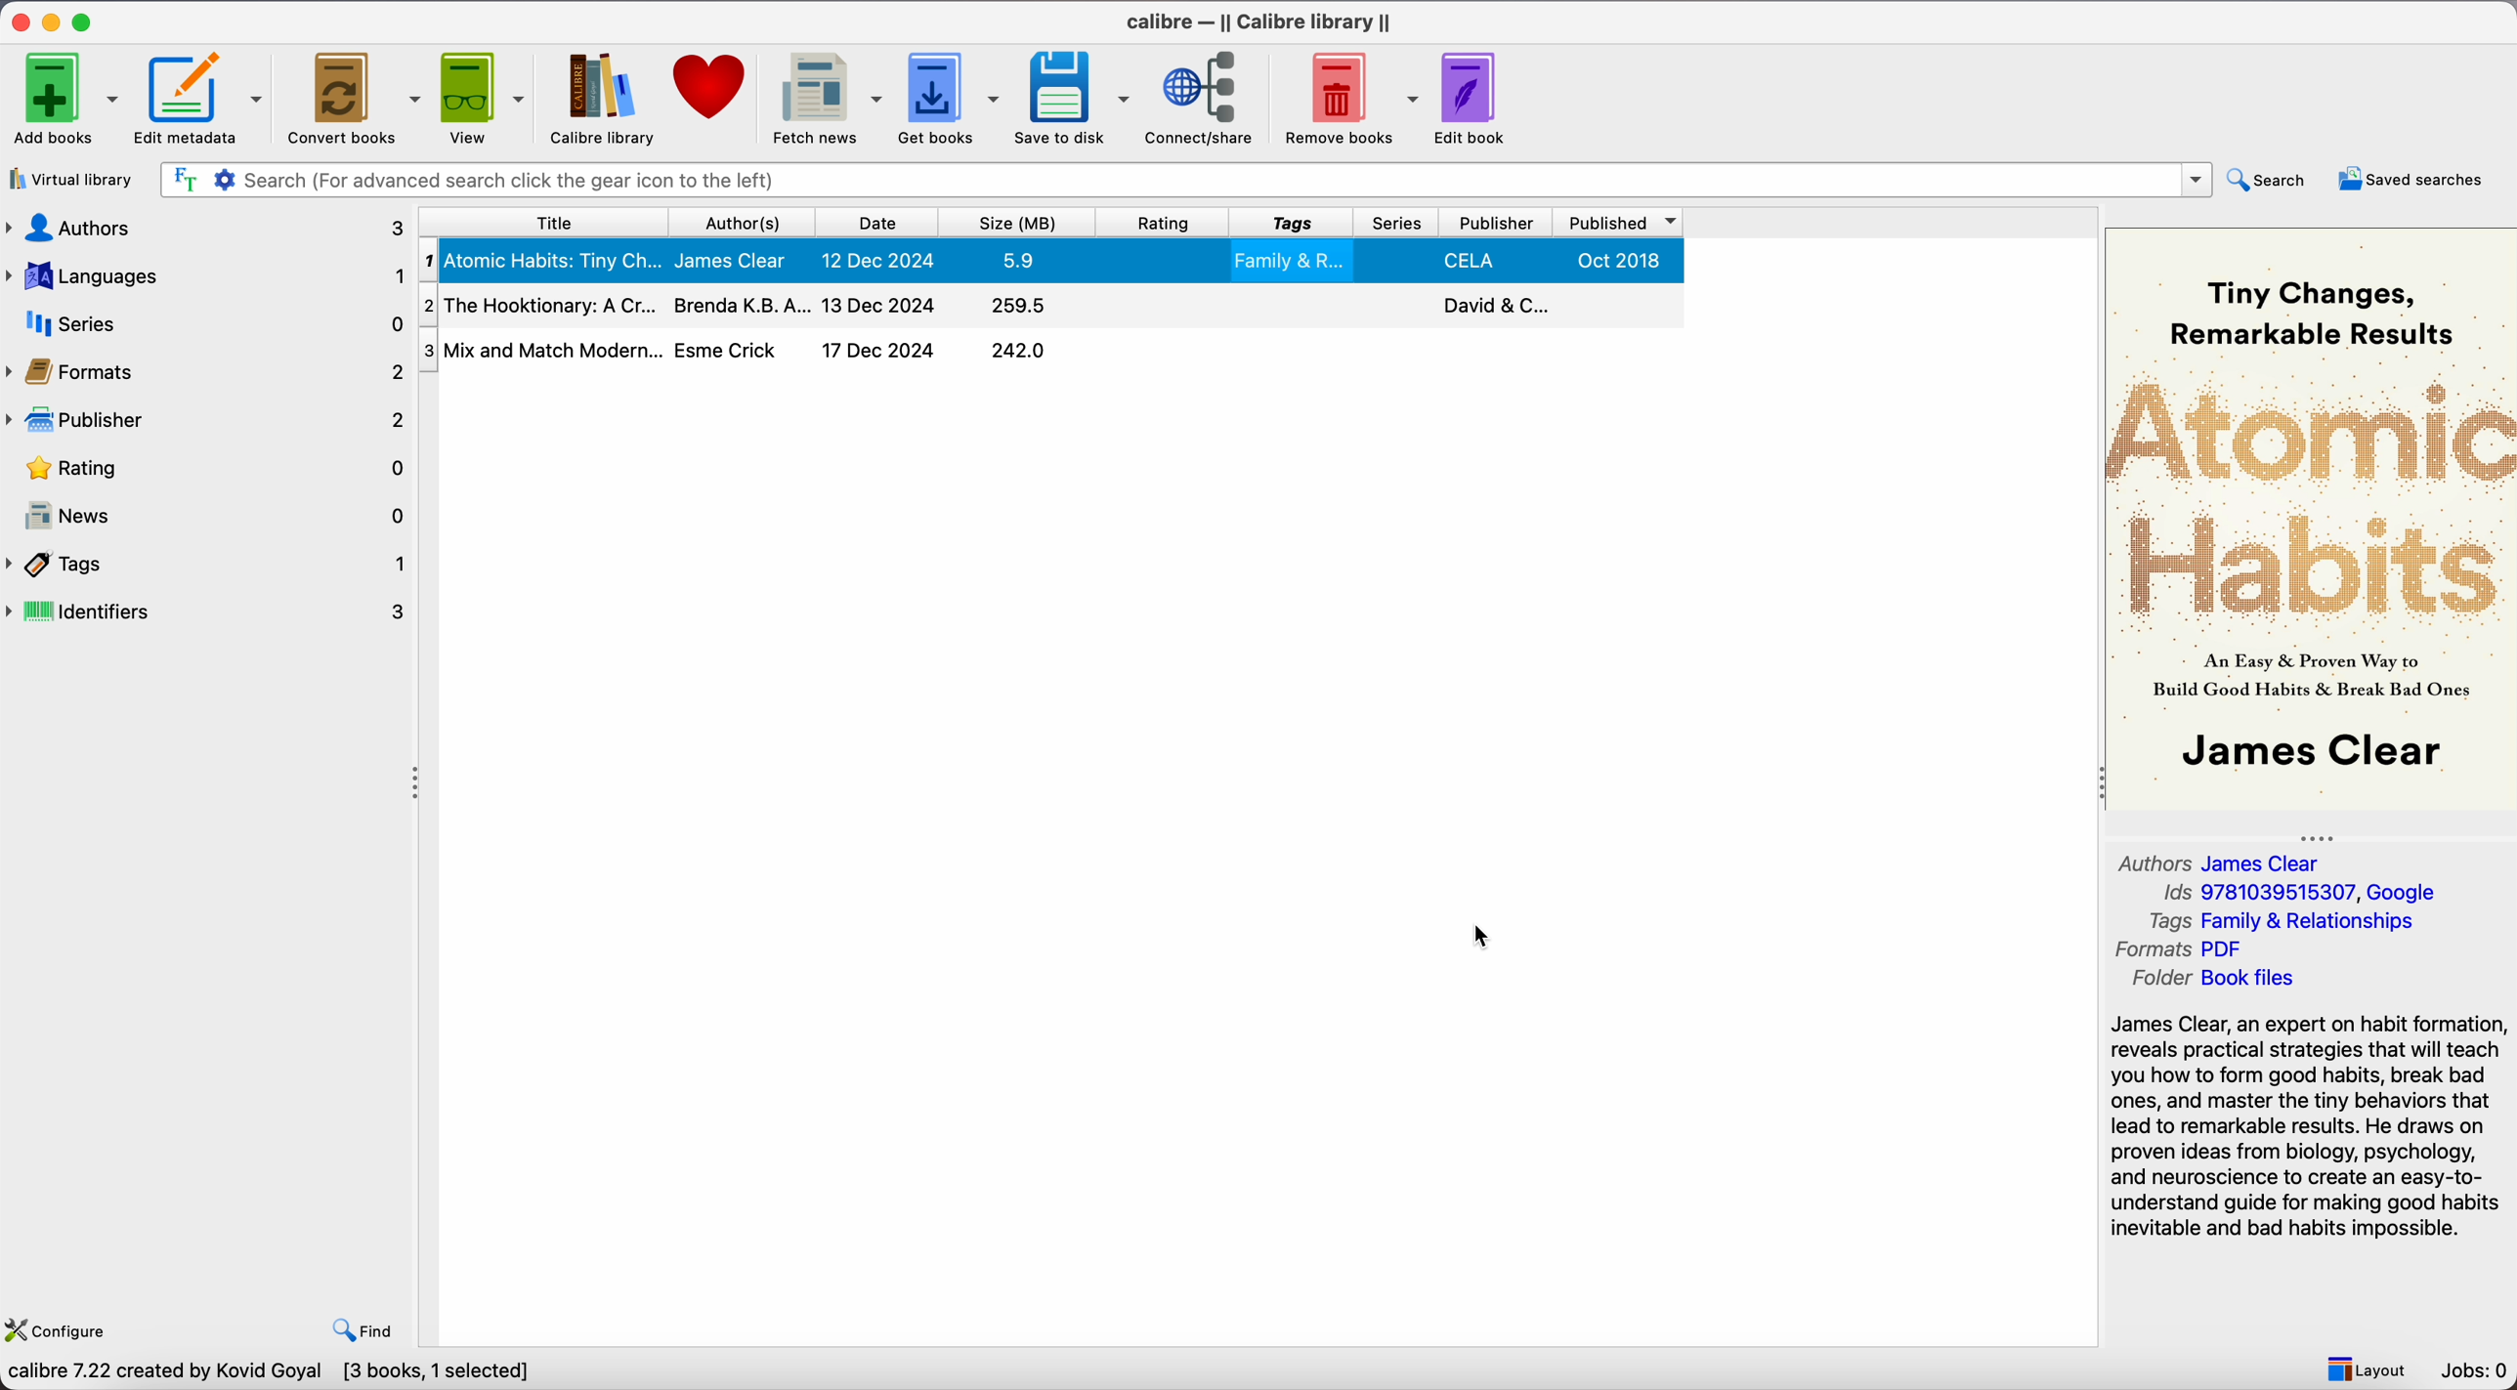  Describe the element at coordinates (741, 303) in the screenshot. I see `Brenda K.B.A...` at that location.